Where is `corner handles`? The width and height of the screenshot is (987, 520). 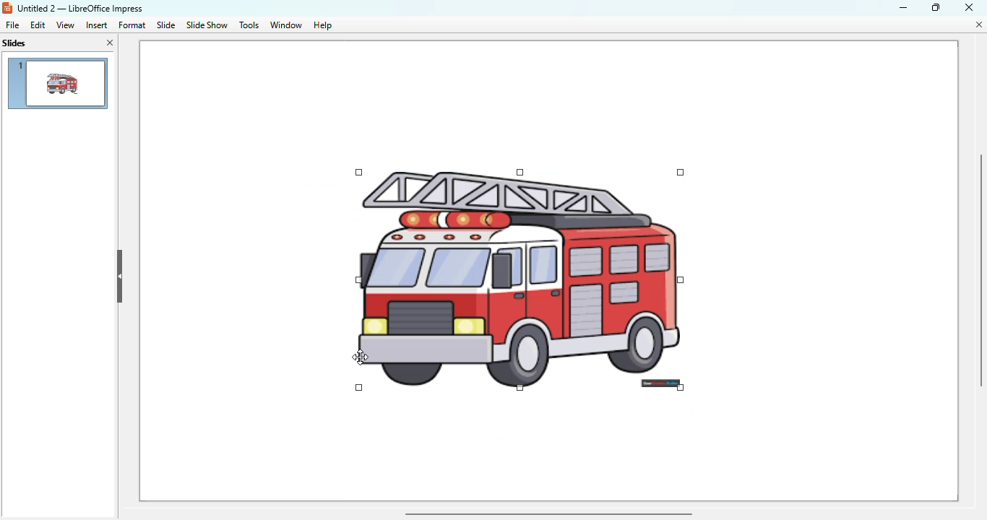 corner handles is located at coordinates (681, 326).